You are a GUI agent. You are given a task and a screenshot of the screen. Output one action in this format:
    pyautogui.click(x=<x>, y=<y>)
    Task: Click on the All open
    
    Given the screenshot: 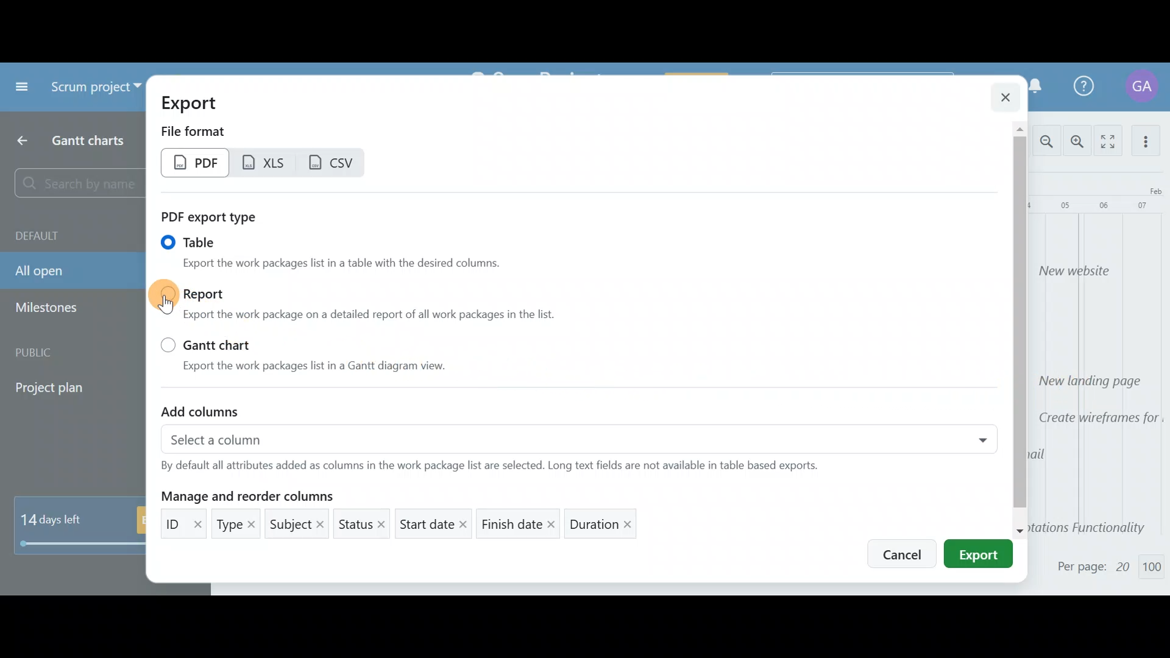 What is the action you would take?
    pyautogui.click(x=67, y=274)
    